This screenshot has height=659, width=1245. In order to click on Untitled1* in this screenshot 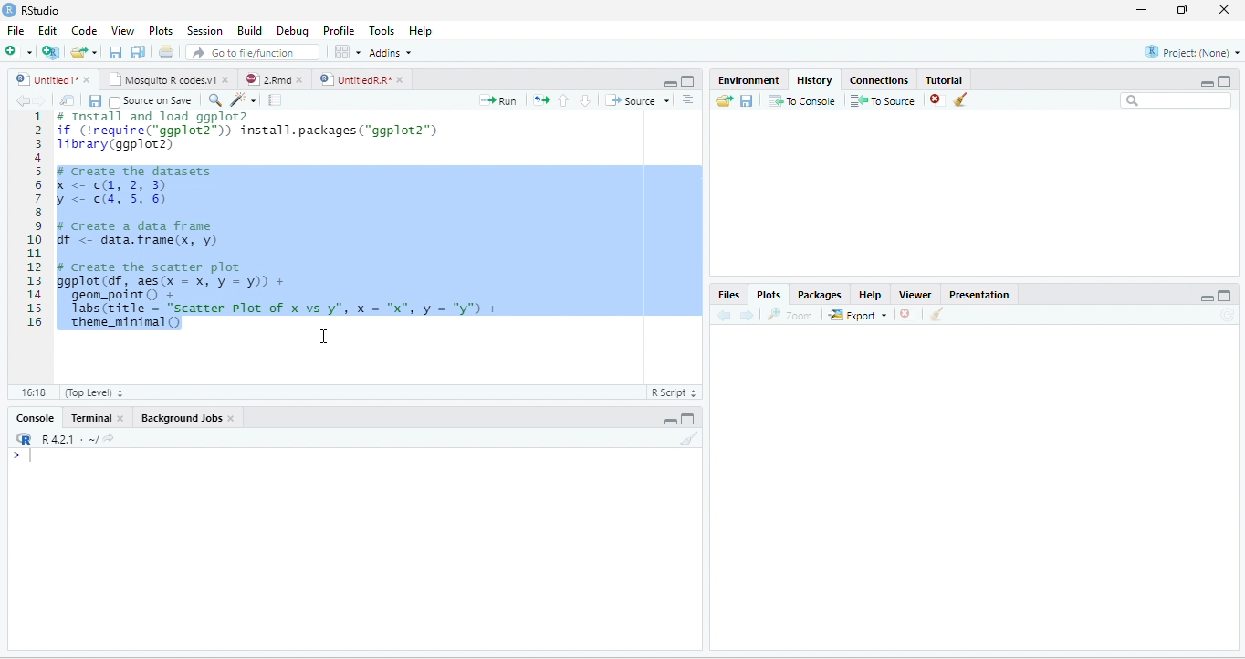, I will do `click(44, 79)`.